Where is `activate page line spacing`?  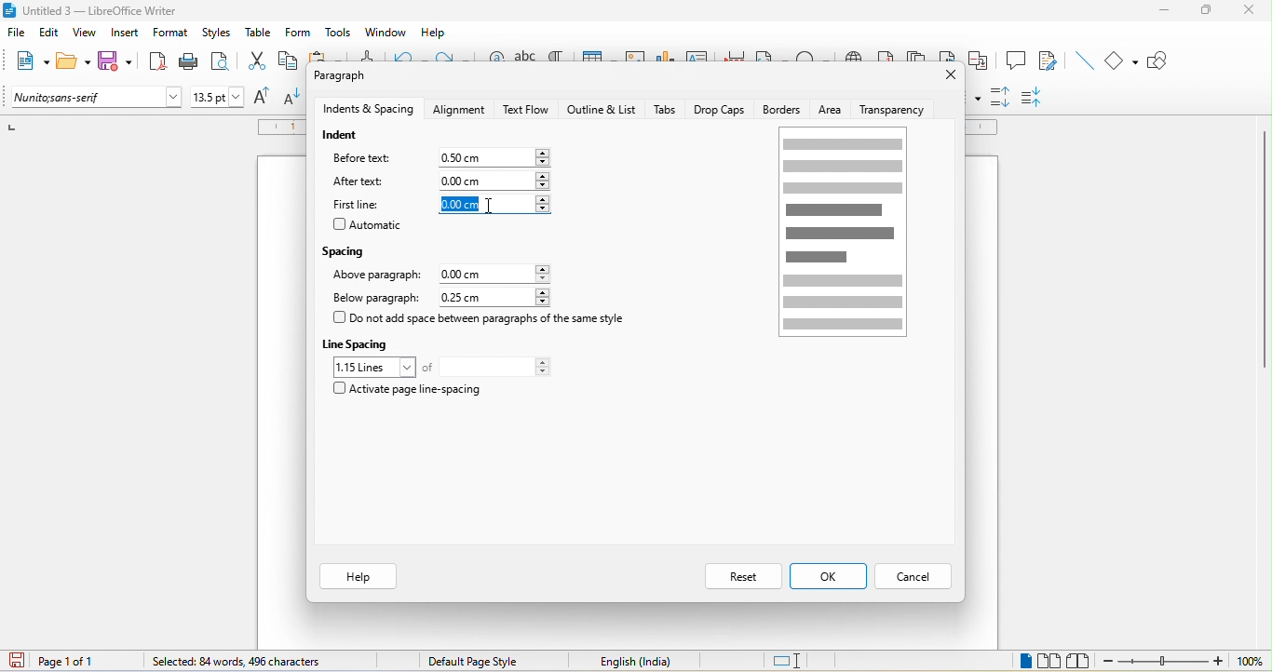
activate page line spacing is located at coordinates (419, 391).